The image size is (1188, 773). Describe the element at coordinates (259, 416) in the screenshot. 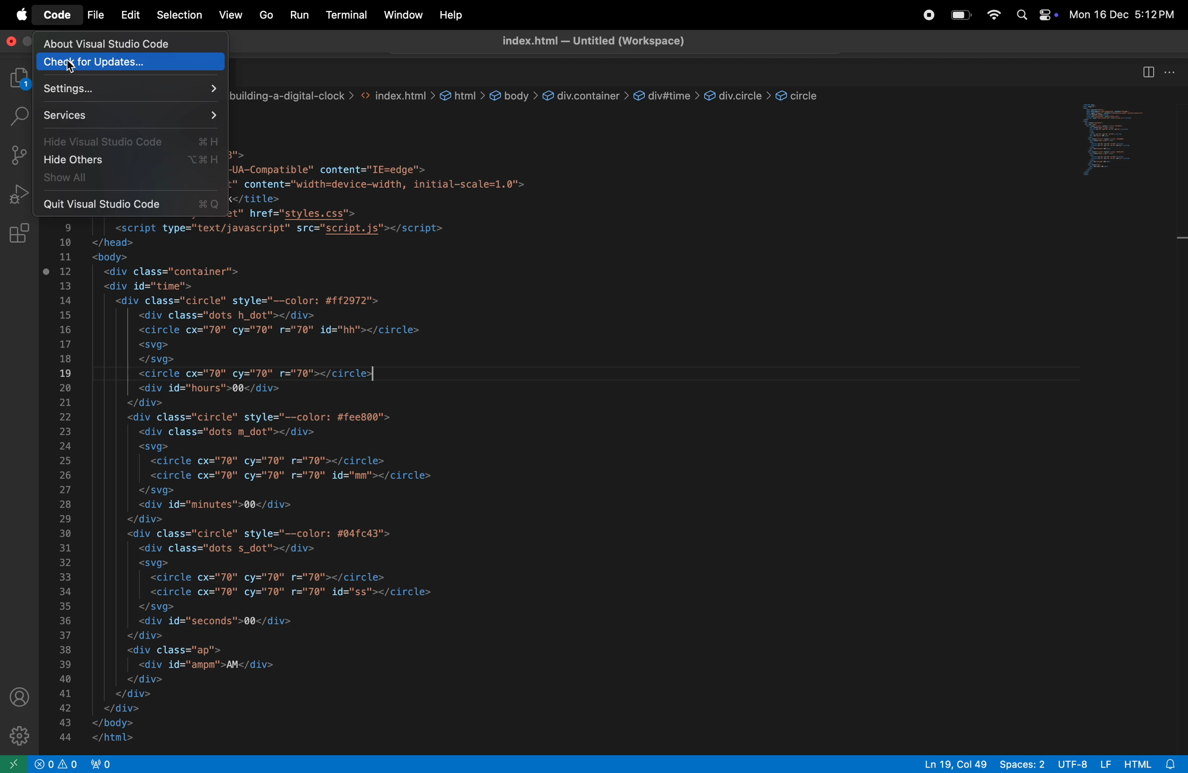

I see `<div class="circle" style="--color: #fee800">` at that location.